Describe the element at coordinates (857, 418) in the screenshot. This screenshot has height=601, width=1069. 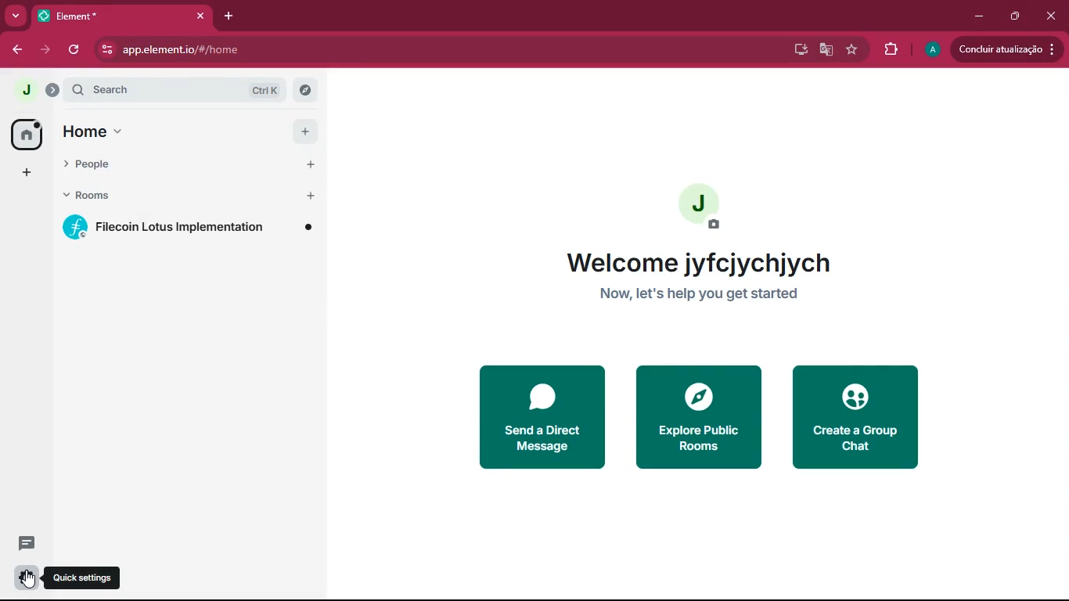
I see `create a group chat` at that location.